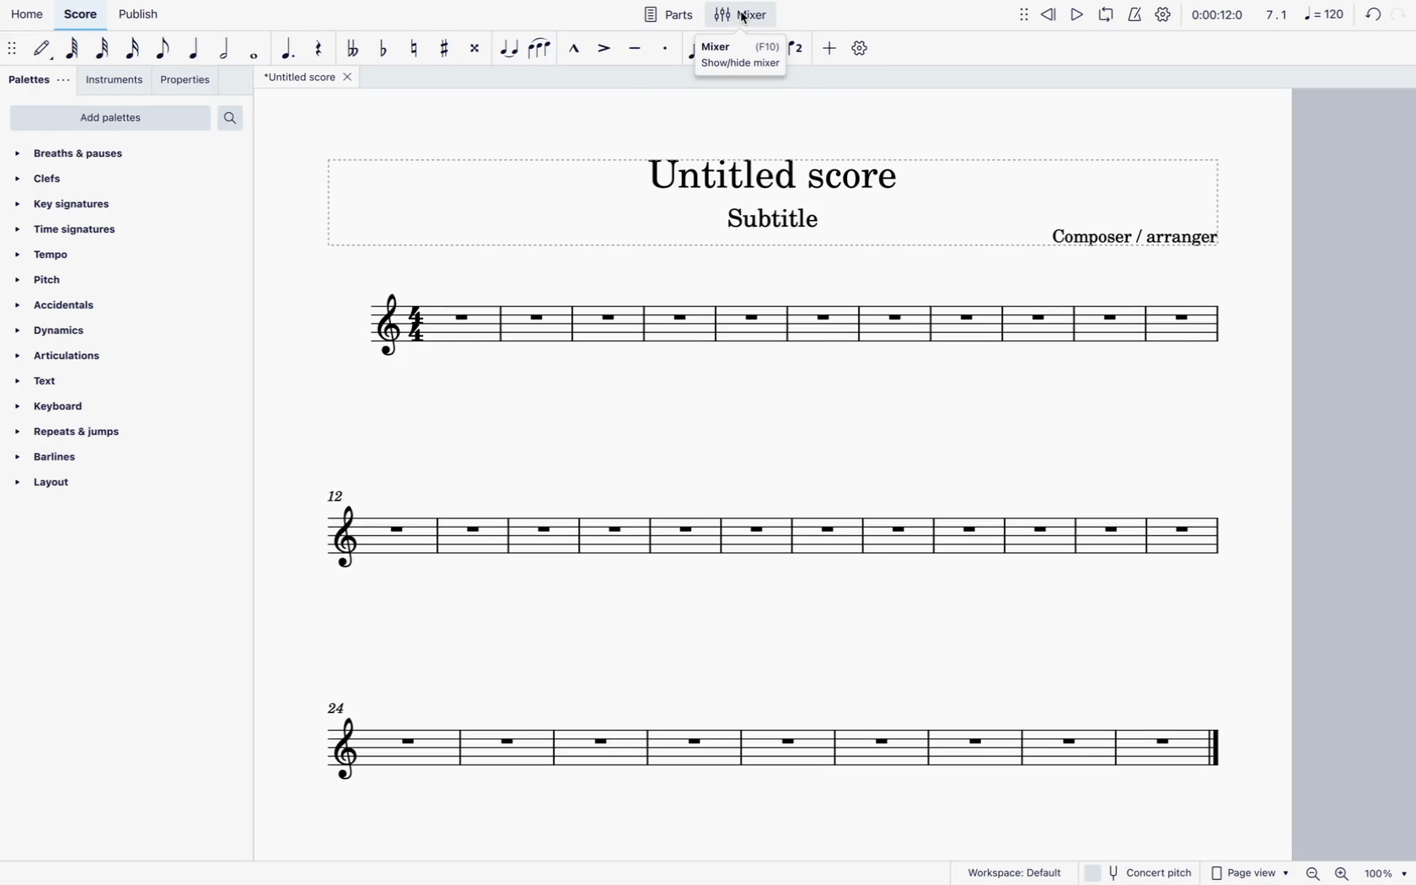 The image size is (1416, 885). I want to click on barlines, so click(80, 456).